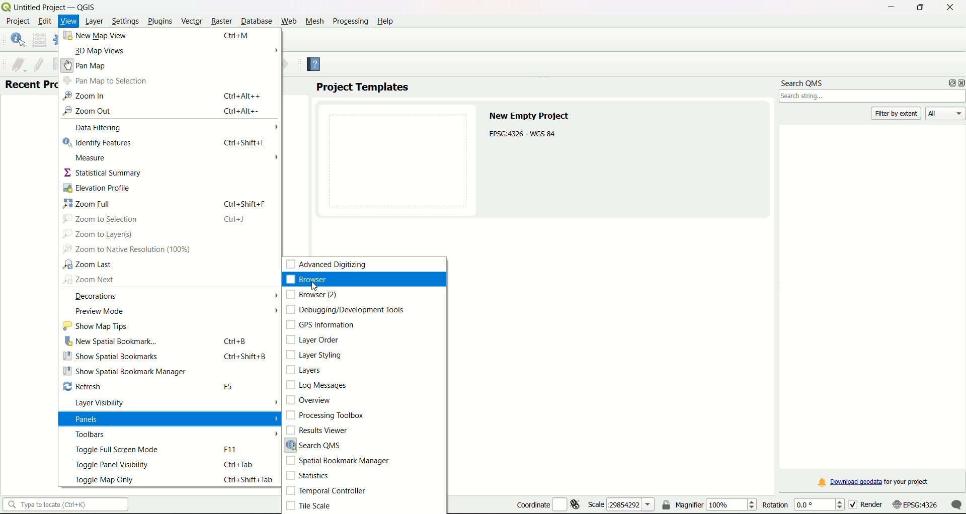 The image size is (966, 514). I want to click on download link, so click(873, 482).